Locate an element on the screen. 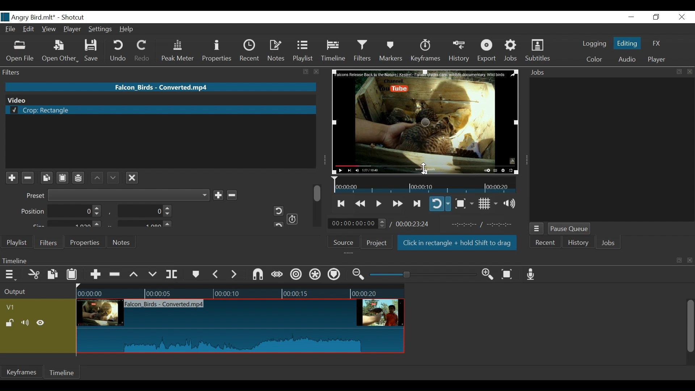 The image size is (695, 391). Toggle play or pause (Space) is located at coordinates (378, 204).